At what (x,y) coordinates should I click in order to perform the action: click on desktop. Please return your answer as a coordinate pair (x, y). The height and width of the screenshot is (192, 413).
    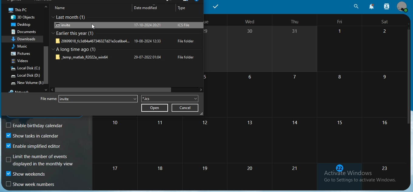
    Looking at the image, I should click on (22, 25).